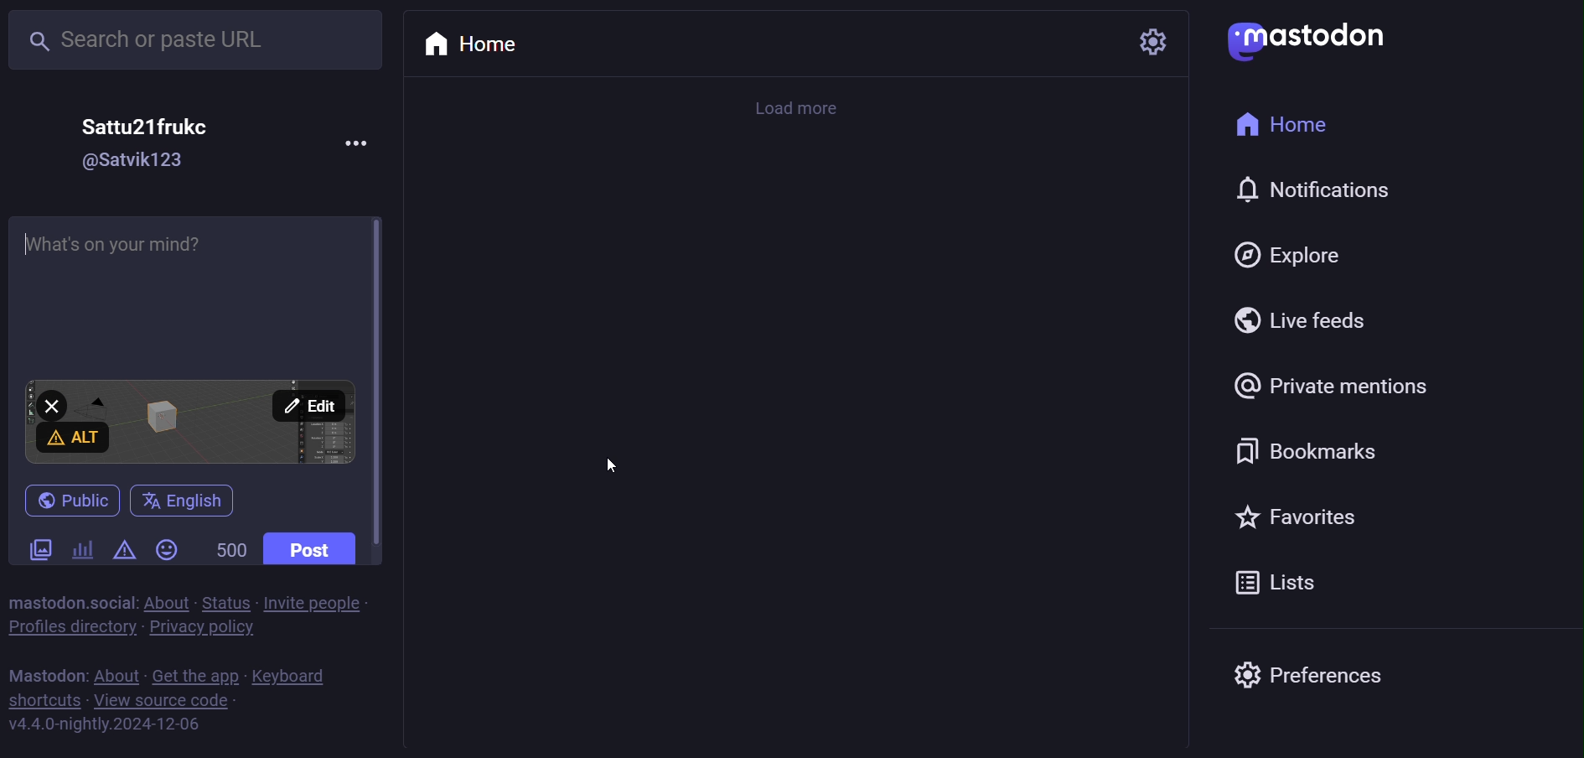 The height and width of the screenshot is (758, 1584). What do you see at coordinates (223, 600) in the screenshot?
I see `status` at bounding box center [223, 600].